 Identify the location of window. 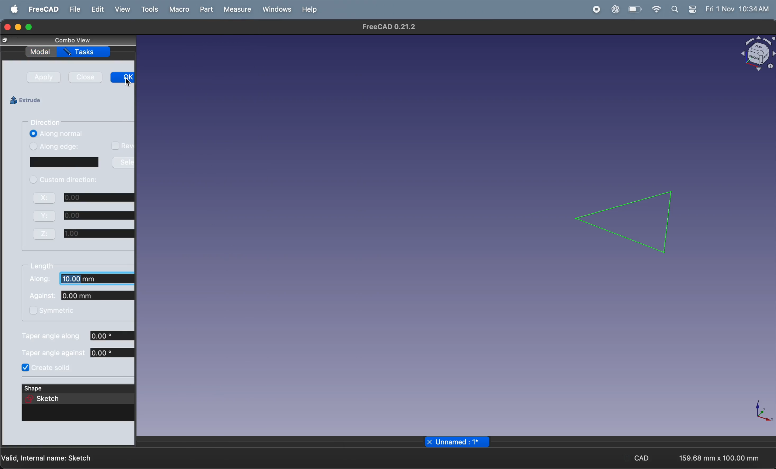
(66, 162).